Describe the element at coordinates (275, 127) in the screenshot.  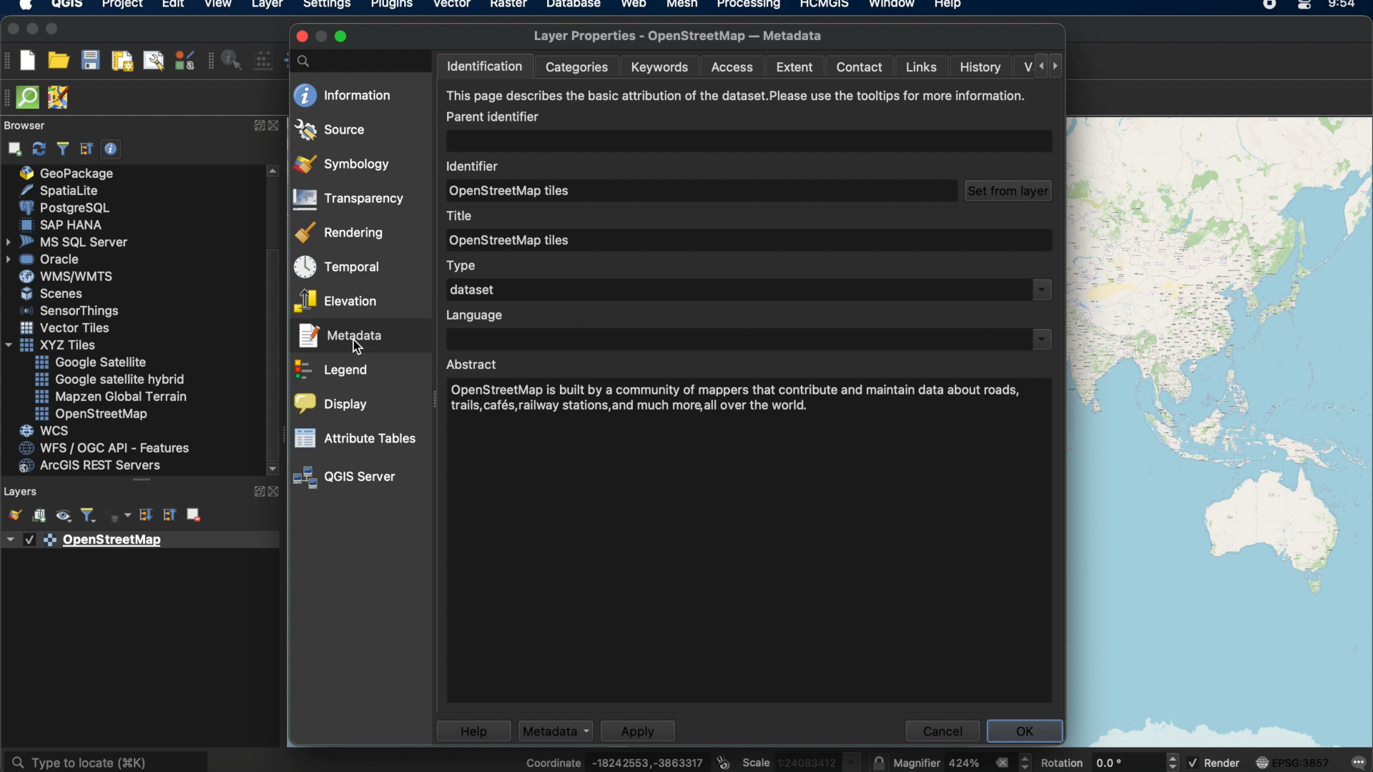
I see `CONTRACT` at that location.